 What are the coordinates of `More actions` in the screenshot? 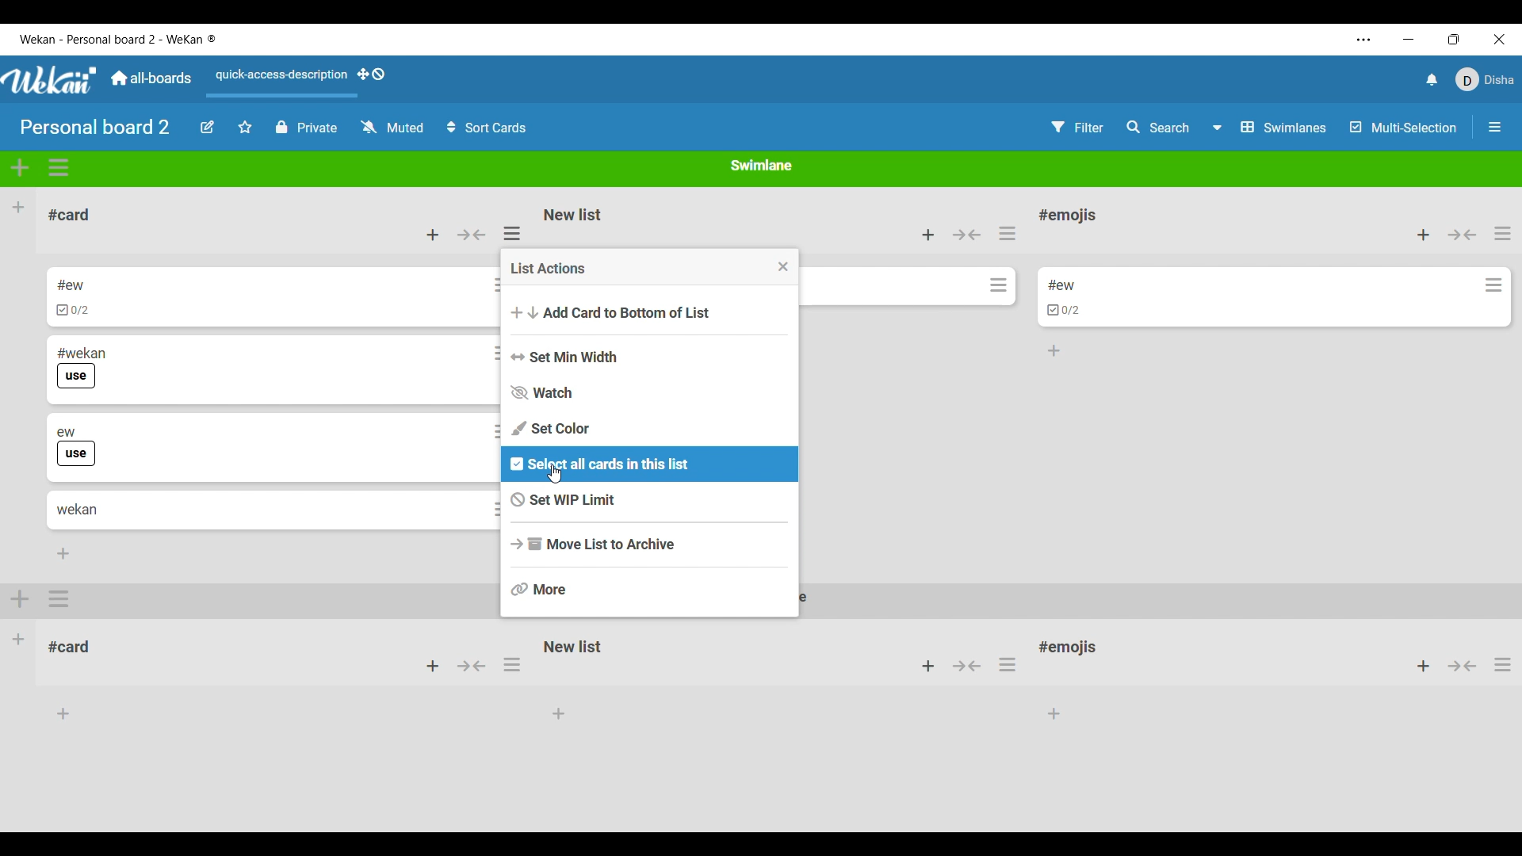 It's located at (651, 589).